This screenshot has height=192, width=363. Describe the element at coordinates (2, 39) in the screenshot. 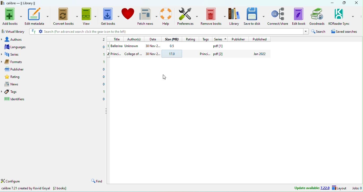

I see `drop down` at that location.